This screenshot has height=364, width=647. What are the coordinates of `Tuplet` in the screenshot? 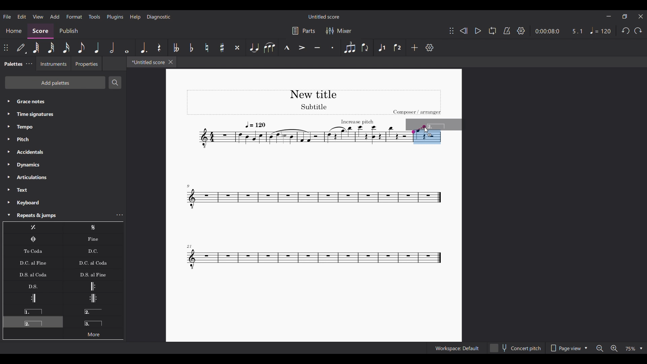 It's located at (349, 48).